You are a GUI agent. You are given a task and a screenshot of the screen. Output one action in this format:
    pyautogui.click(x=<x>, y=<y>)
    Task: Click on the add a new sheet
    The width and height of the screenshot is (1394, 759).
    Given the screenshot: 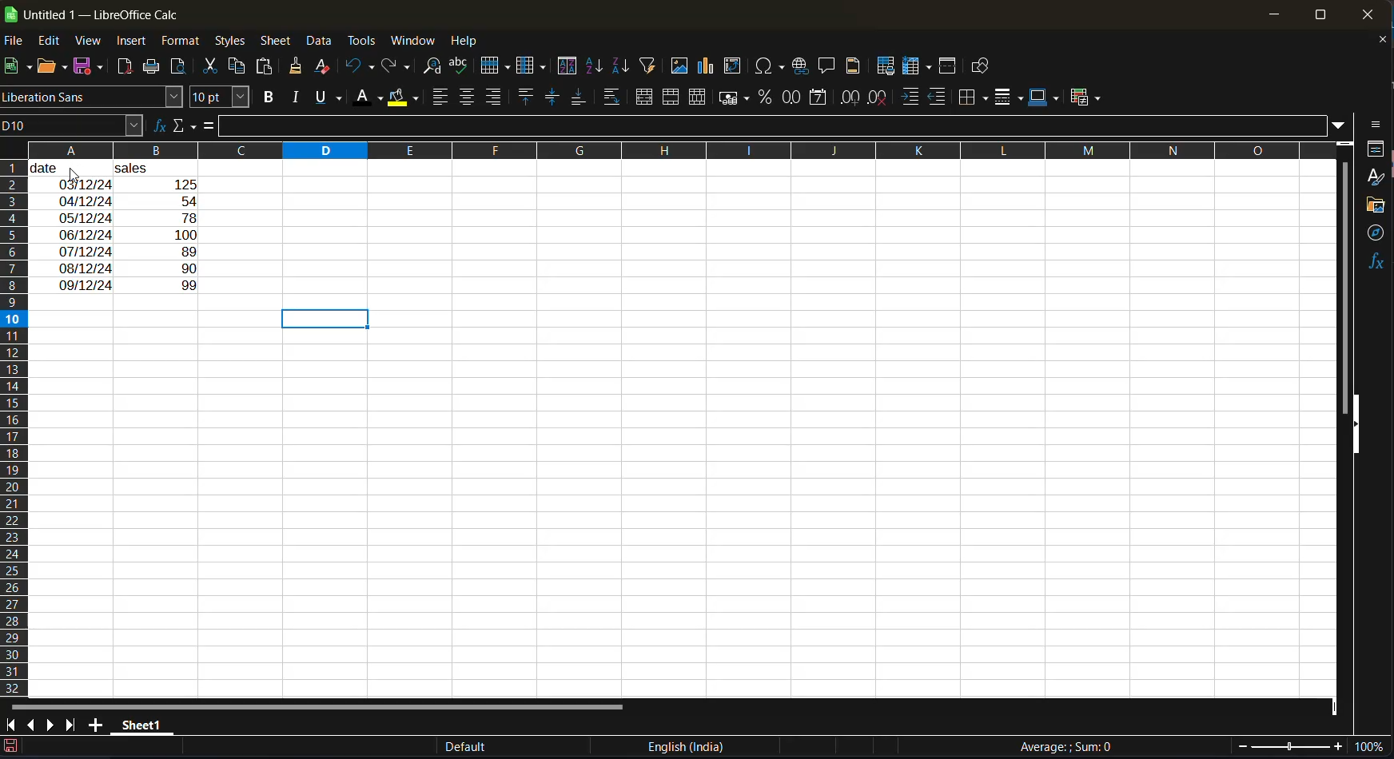 What is the action you would take?
    pyautogui.click(x=95, y=725)
    